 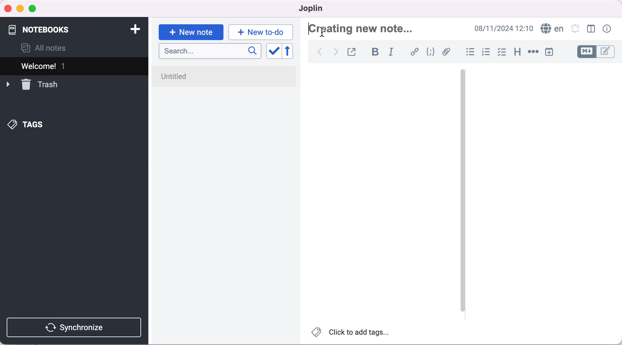 I want to click on search, so click(x=209, y=52).